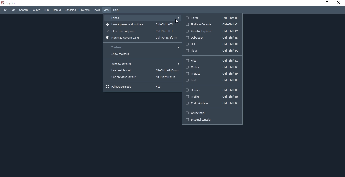 Image resolution: width=345 pixels, height=177 pixels. What do you see at coordinates (212, 74) in the screenshot?
I see `Project` at bounding box center [212, 74].